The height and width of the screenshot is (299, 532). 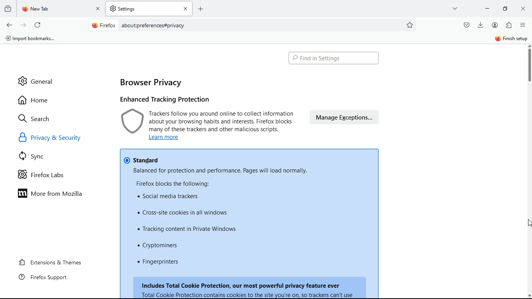 What do you see at coordinates (511, 39) in the screenshot?
I see `sign in` at bounding box center [511, 39].